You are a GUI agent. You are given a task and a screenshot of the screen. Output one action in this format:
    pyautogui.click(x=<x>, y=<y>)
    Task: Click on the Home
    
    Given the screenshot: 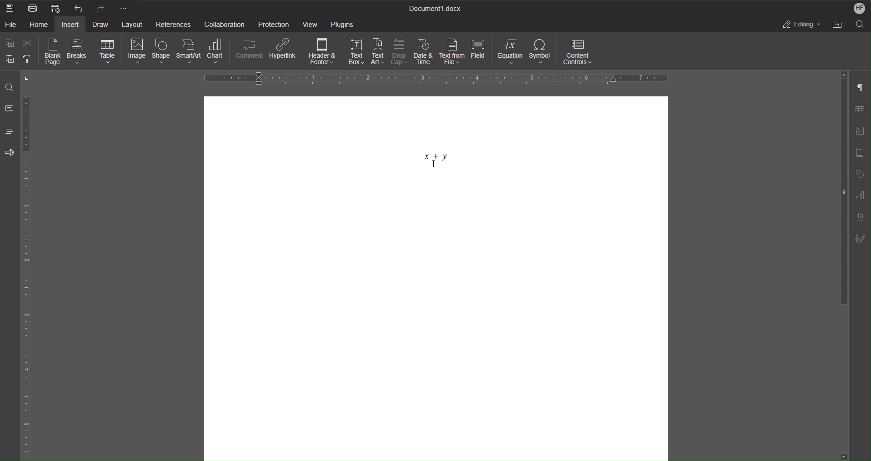 What is the action you would take?
    pyautogui.click(x=40, y=25)
    